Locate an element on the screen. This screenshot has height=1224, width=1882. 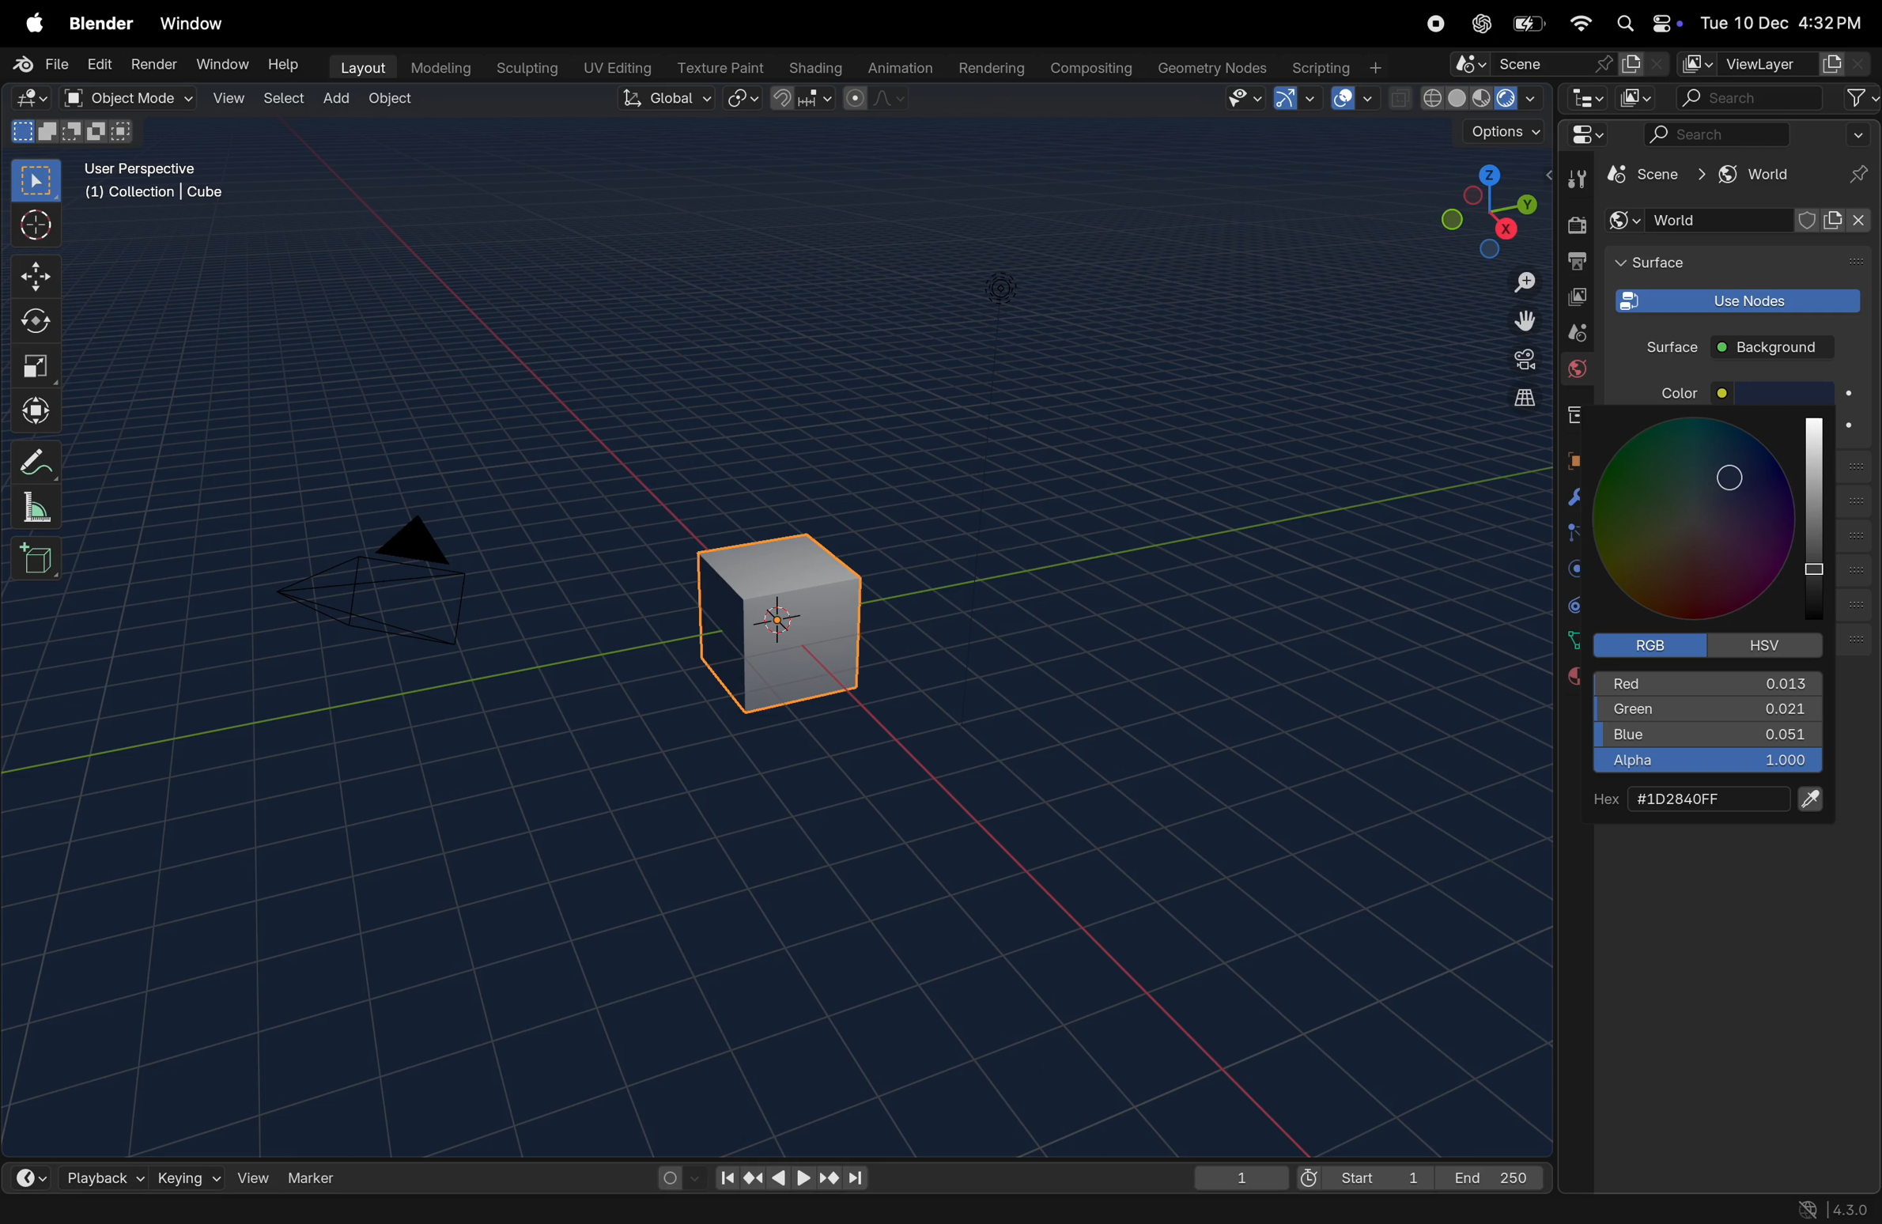
Layout is located at coordinates (359, 67).